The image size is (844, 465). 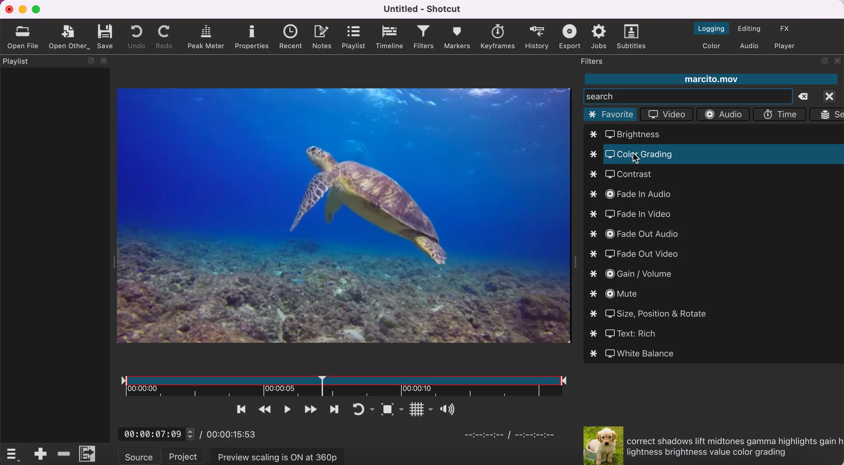 I want to click on sets, so click(x=827, y=115).